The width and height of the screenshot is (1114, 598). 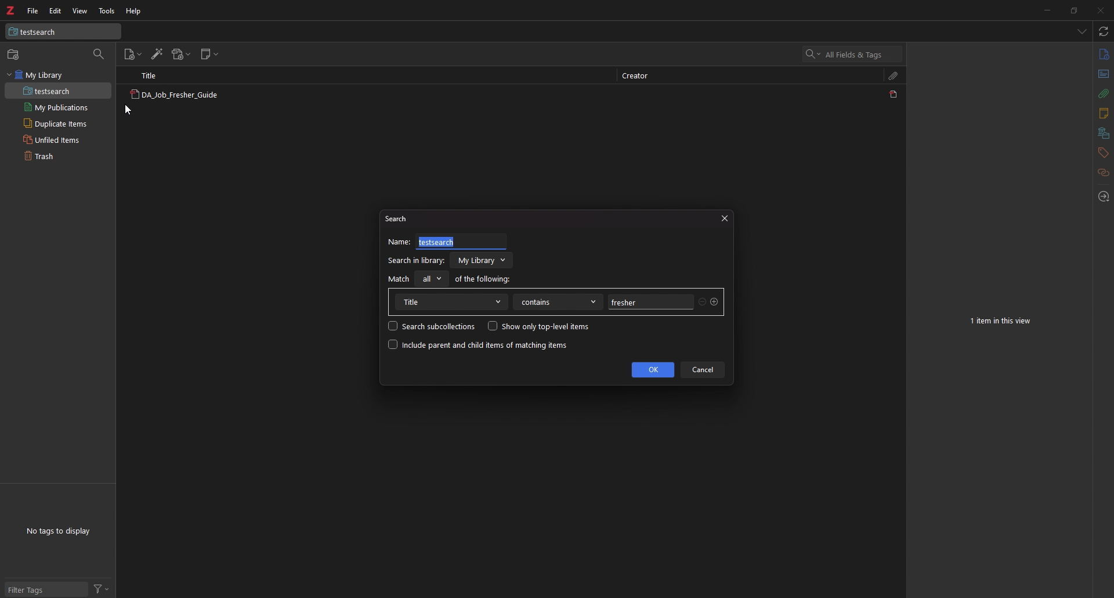 What do you see at coordinates (1104, 134) in the screenshot?
I see `collection and libraries` at bounding box center [1104, 134].